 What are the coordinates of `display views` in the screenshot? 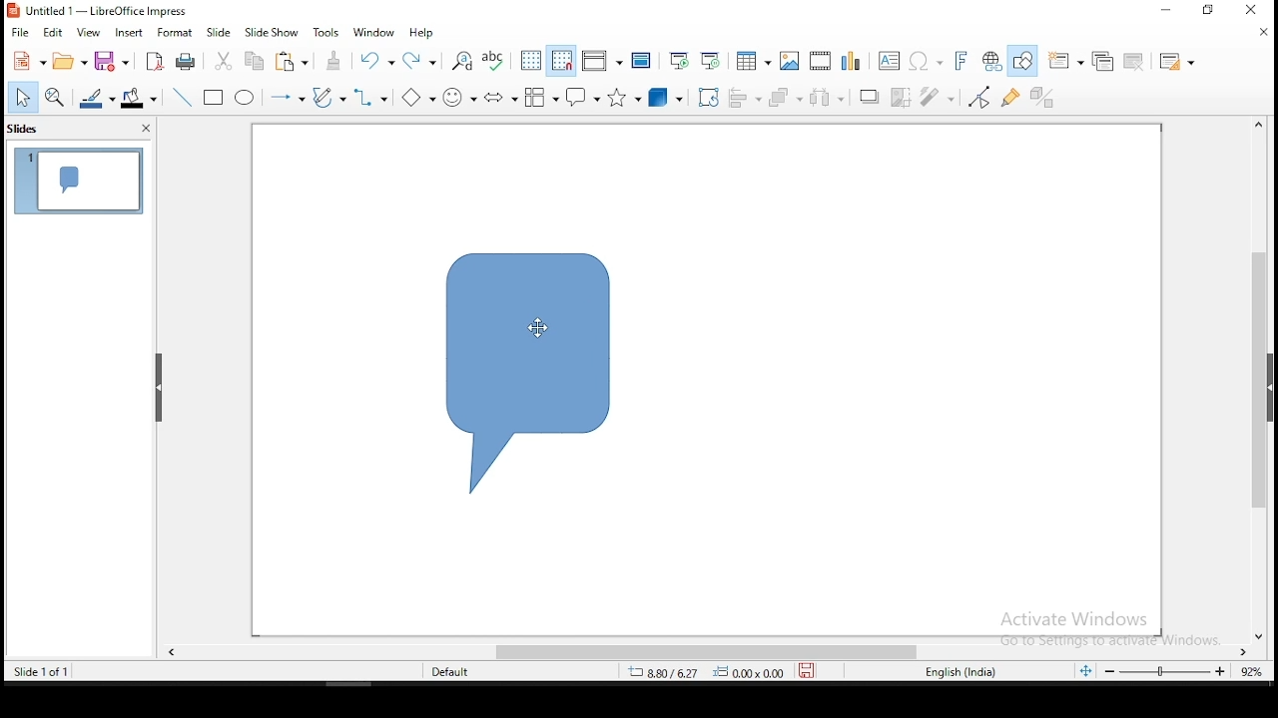 It's located at (602, 59).